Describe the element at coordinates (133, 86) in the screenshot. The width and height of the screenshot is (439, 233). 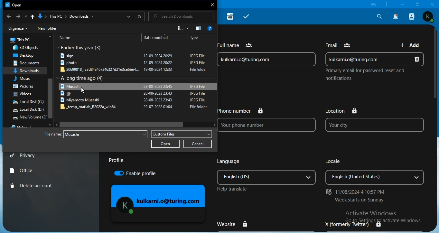
I see `file` at that location.